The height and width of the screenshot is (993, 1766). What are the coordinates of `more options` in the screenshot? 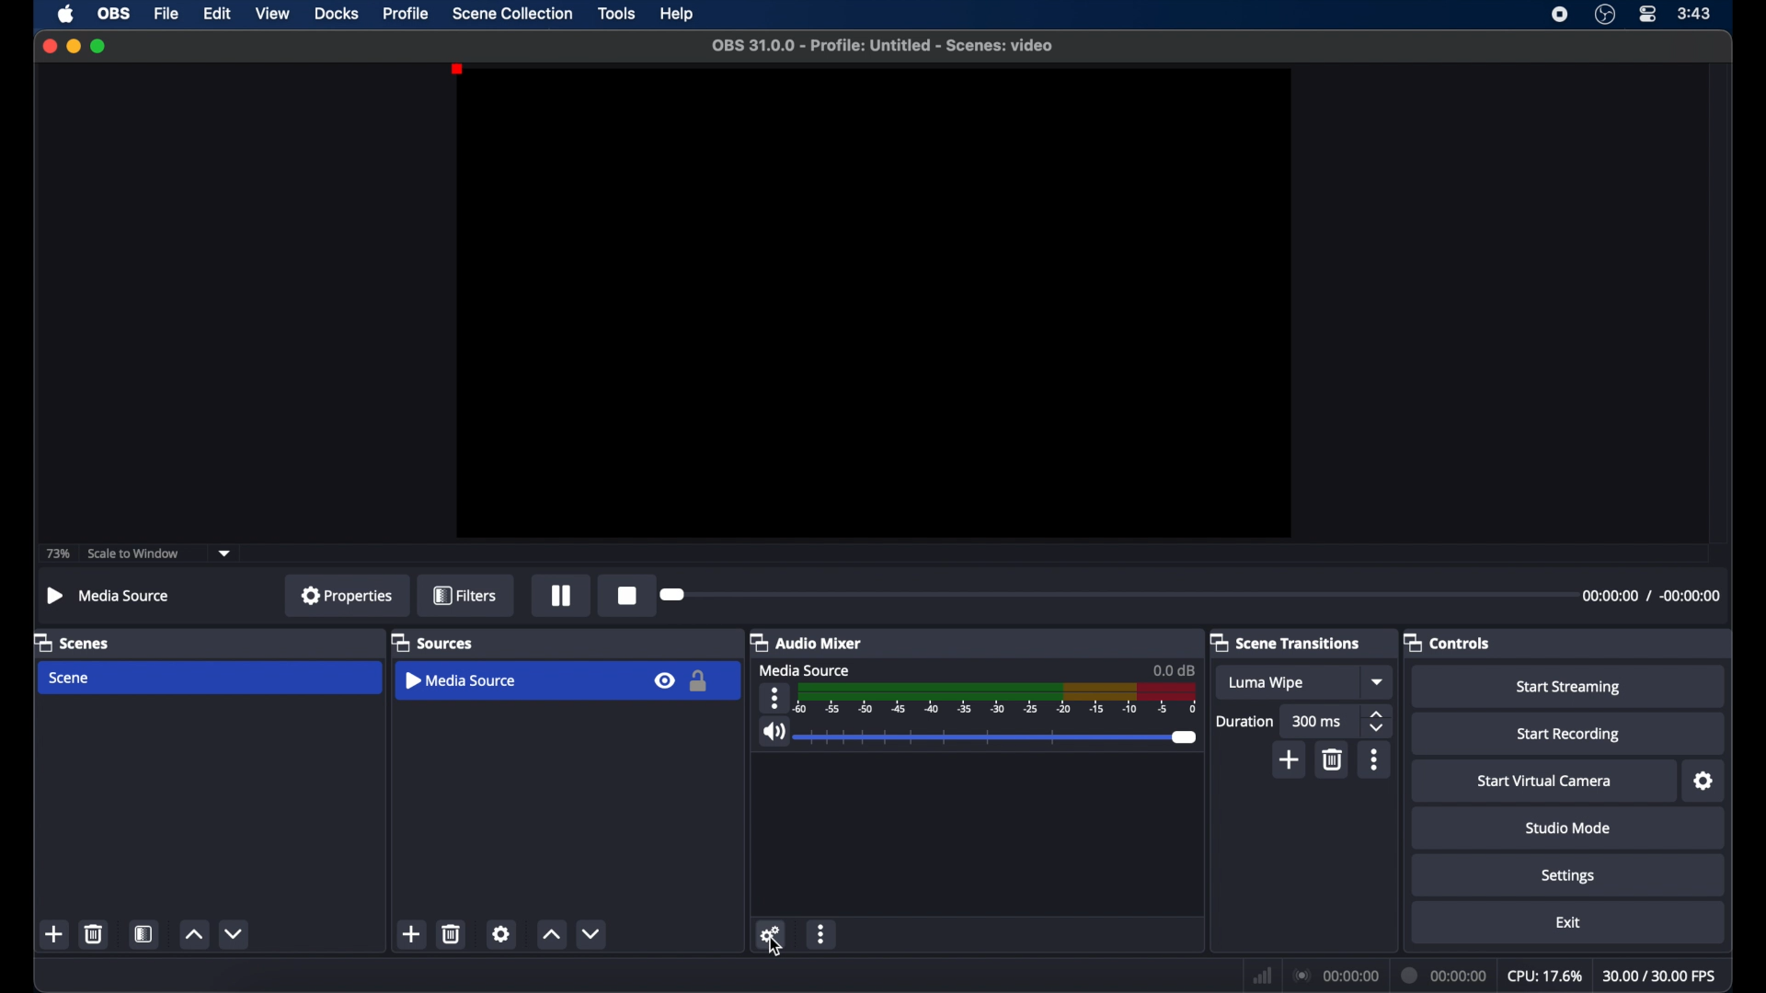 It's located at (822, 933).